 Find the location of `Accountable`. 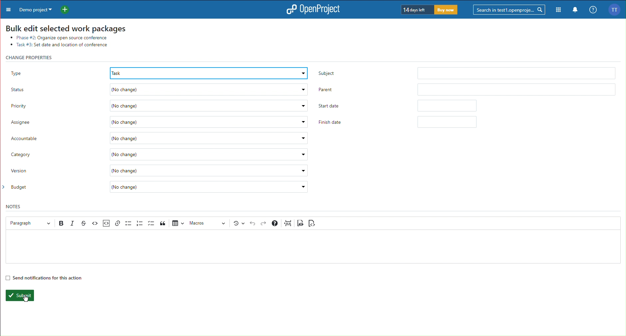

Accountable is located at coordinates (160, 137).